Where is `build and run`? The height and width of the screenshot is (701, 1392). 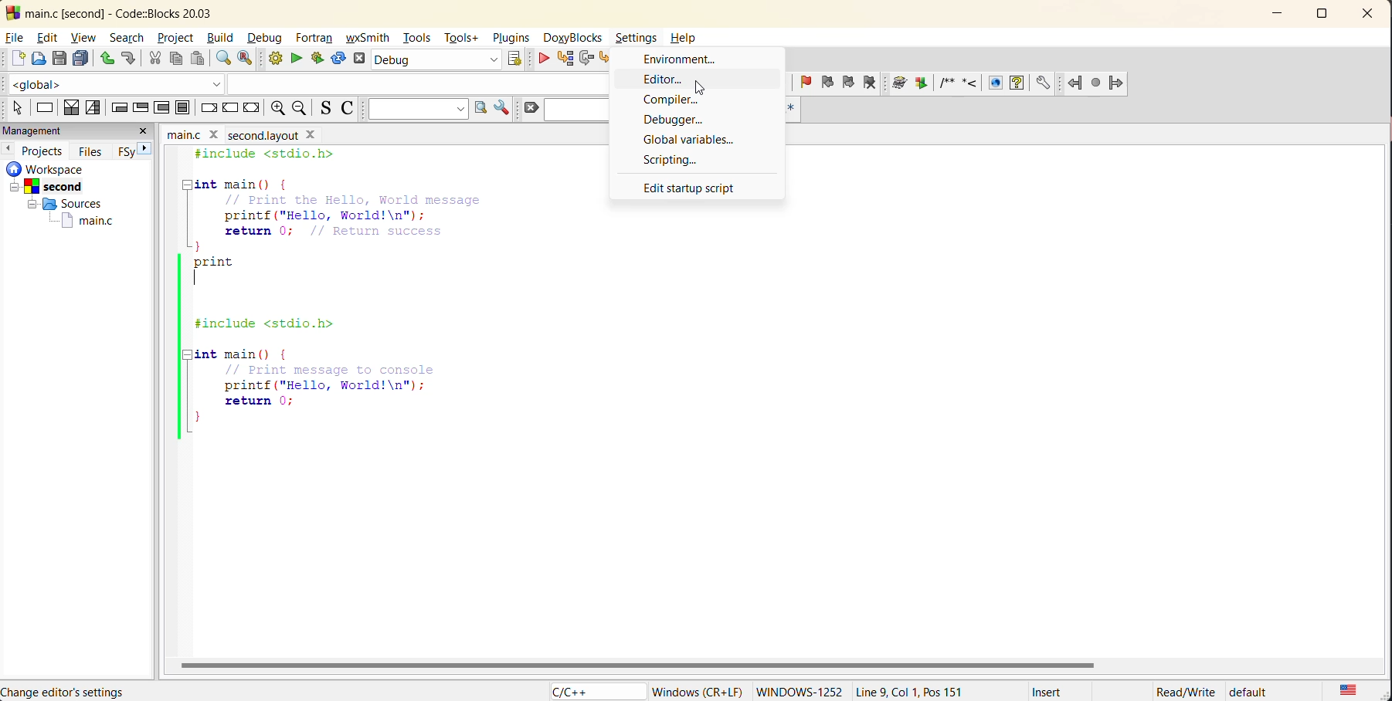
build and run is located at coordinates (317, 59).